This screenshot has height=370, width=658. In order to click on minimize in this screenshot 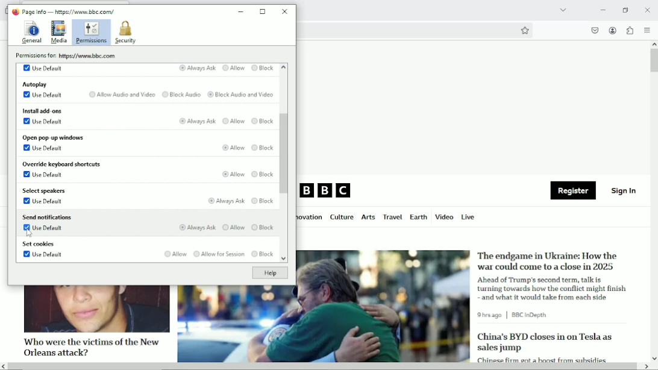, I will do `click(241, 12)`.